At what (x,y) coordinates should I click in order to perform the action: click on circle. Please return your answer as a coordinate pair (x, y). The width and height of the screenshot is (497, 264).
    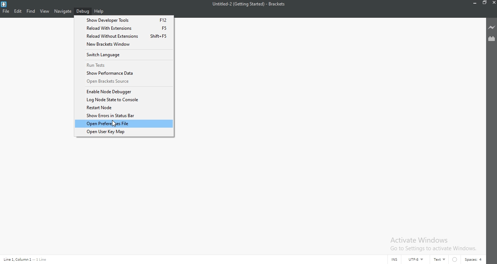
    Looking at the image, I should click on (456, 259).